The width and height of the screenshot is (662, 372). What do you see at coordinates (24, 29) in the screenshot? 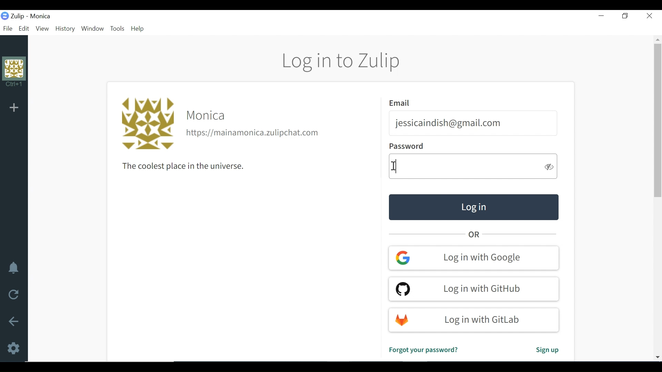
I see `Edit` at bounding box center [24, 29].